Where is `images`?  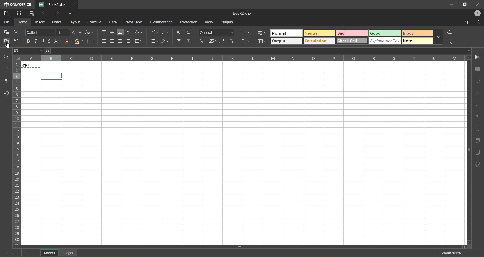
images is located at coordinates (477, 93).